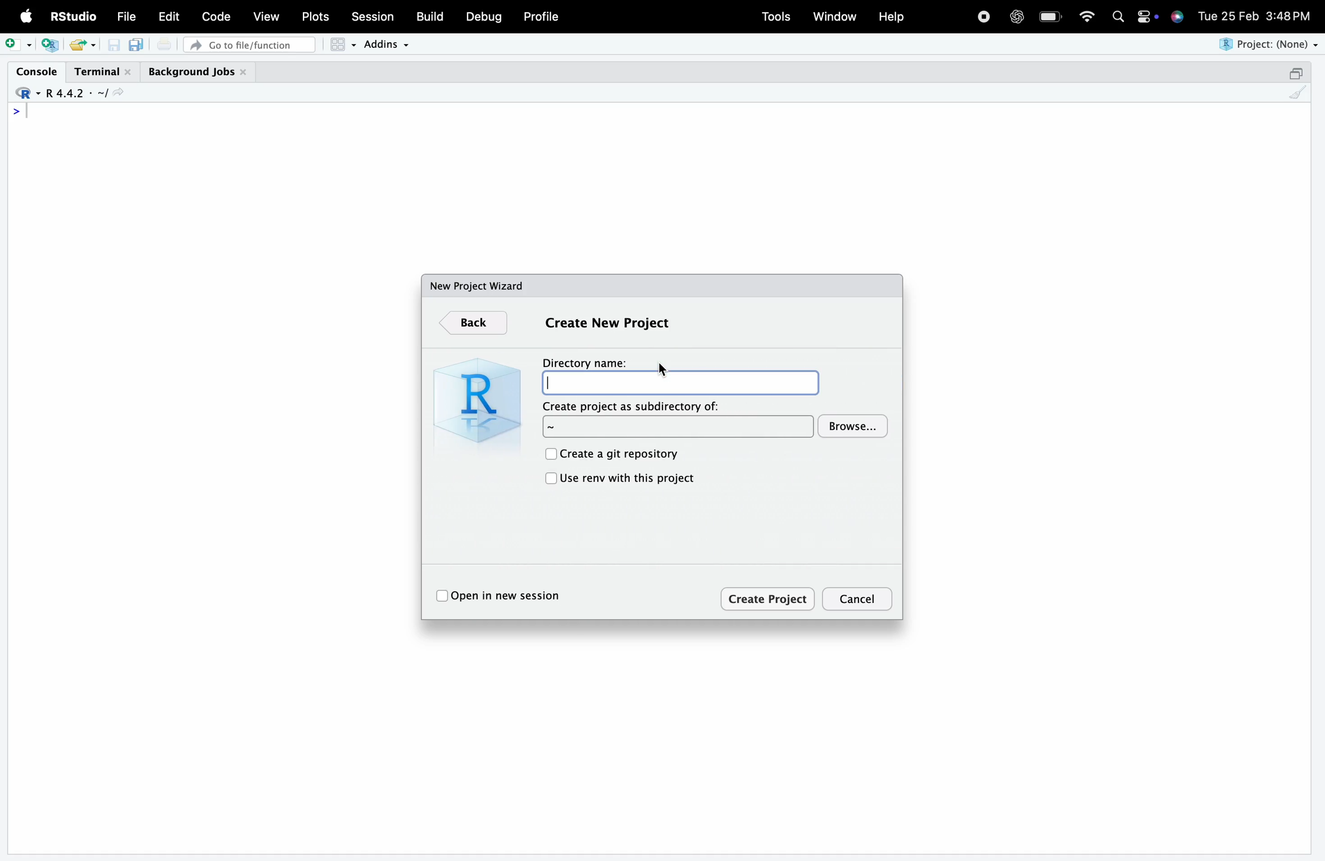 This screenshot has width=1325, height=861. I want to click on Tools, so click(776, 17).